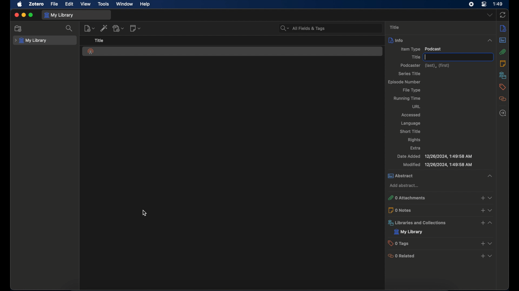  I want to click on minimize, so click(23, 15).